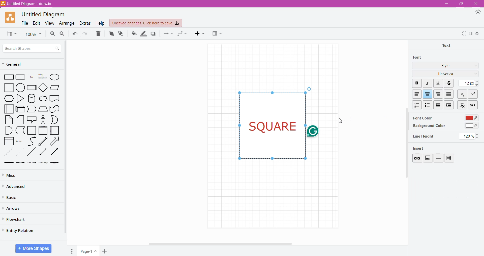  I want to click on Link, so click(417, 158).